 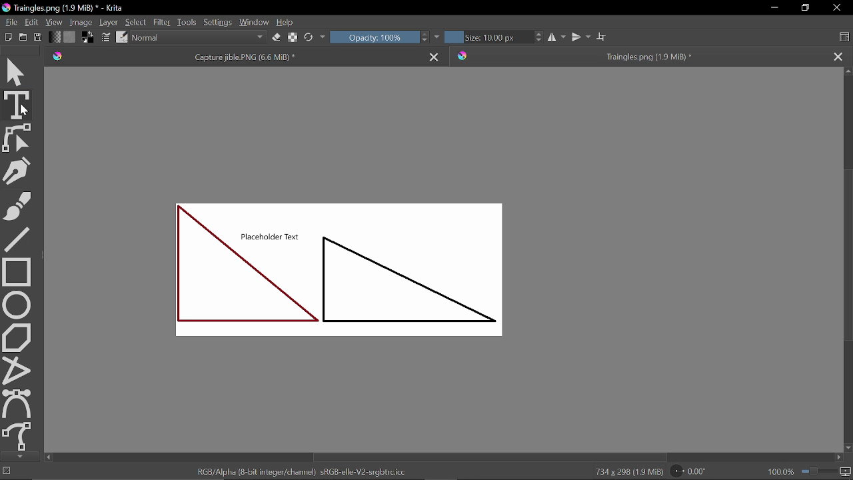 I want to click on Settings, so click(x=217, y=22).